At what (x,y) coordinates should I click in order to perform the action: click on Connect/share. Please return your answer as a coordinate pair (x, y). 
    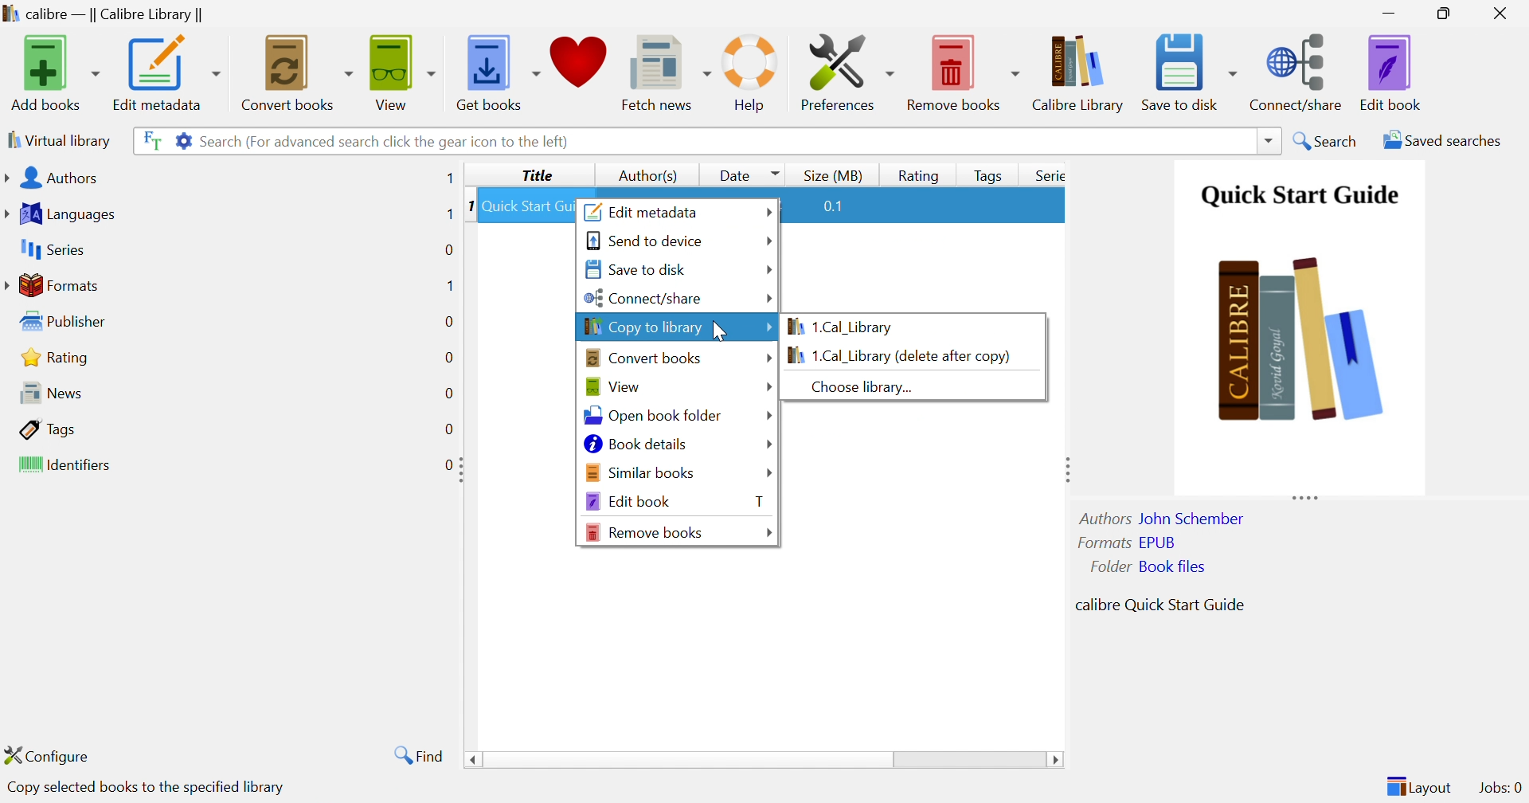
    Looking at the image, I should click on (1297, 72).